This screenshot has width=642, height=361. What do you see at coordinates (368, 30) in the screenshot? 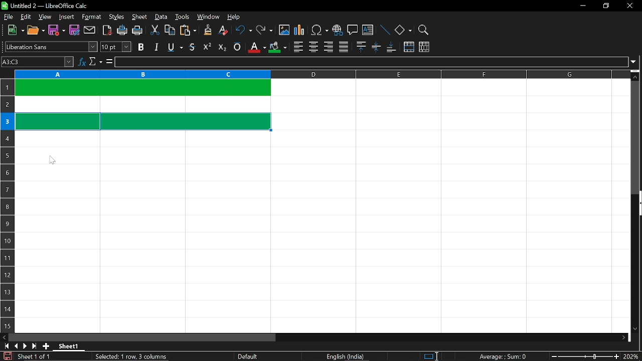
I see `insert text` at bounding box center [368, 30].